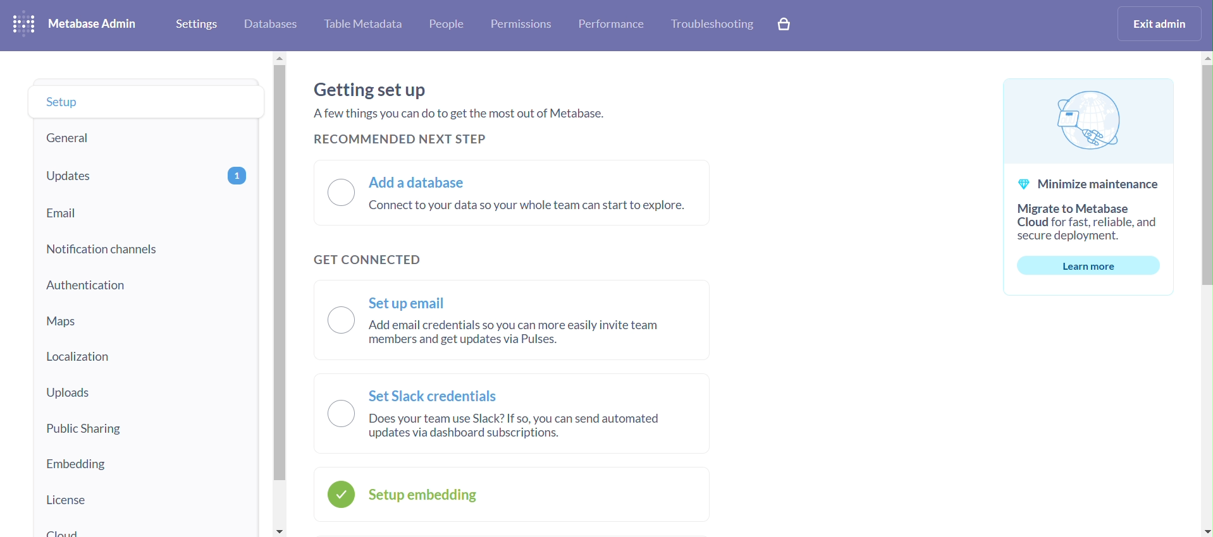 Image resolution: width=1213 pixels, height=537 pixels. What do you see at coordinates (514, 494) in the screenshot?
I see `setup embedding` at bounding box center [514, 494].